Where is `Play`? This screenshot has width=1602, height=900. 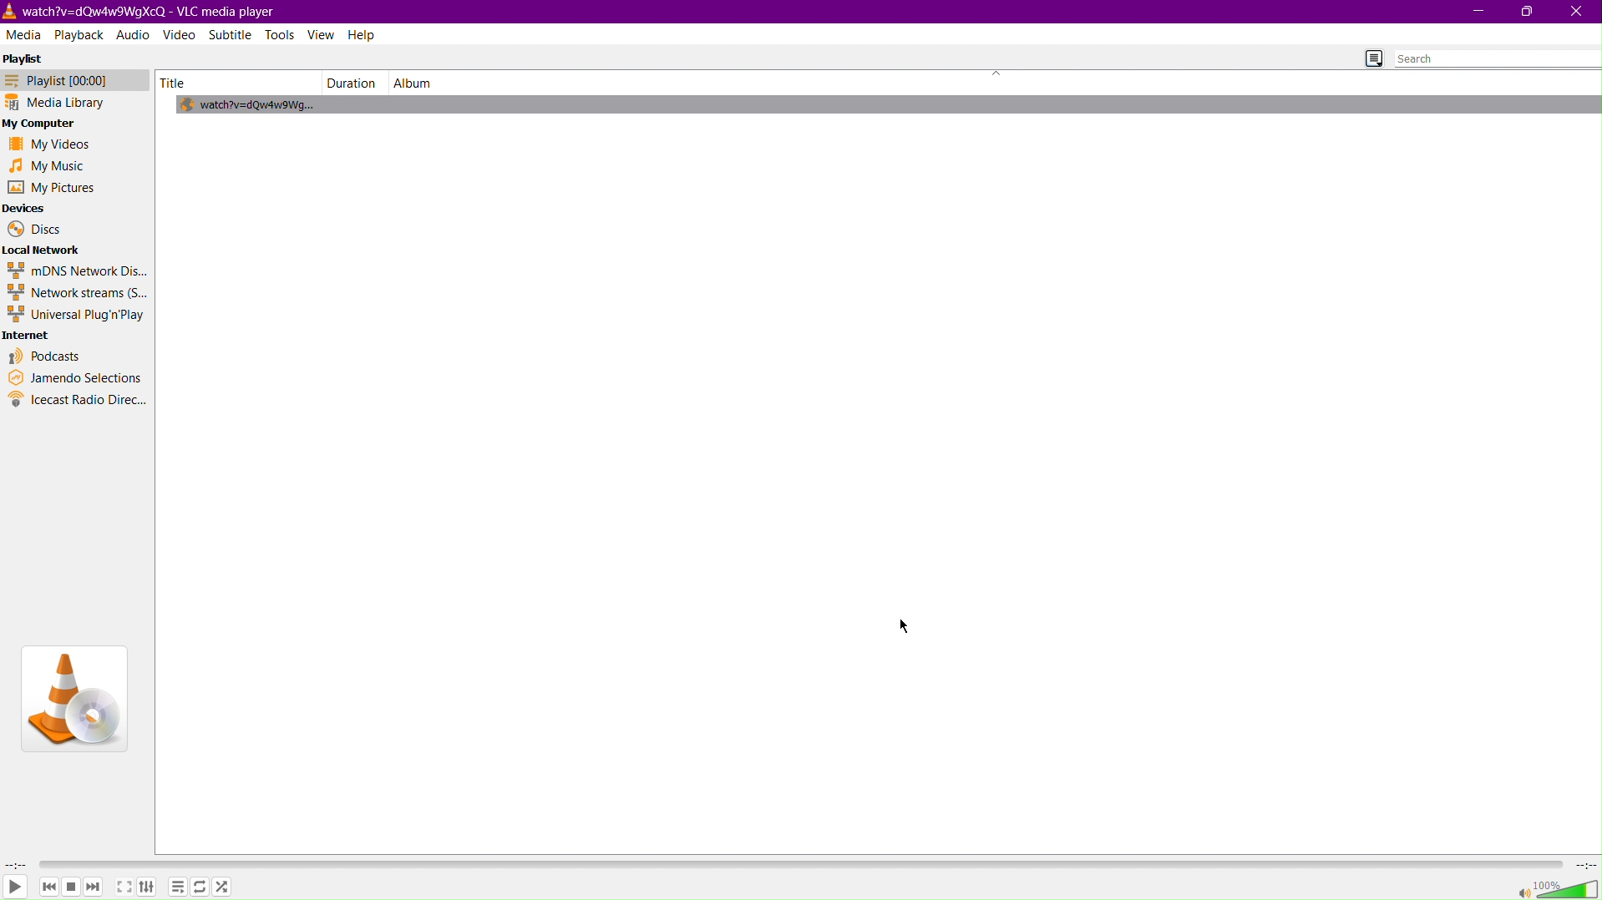
Play is located at coordinates (17, 888).